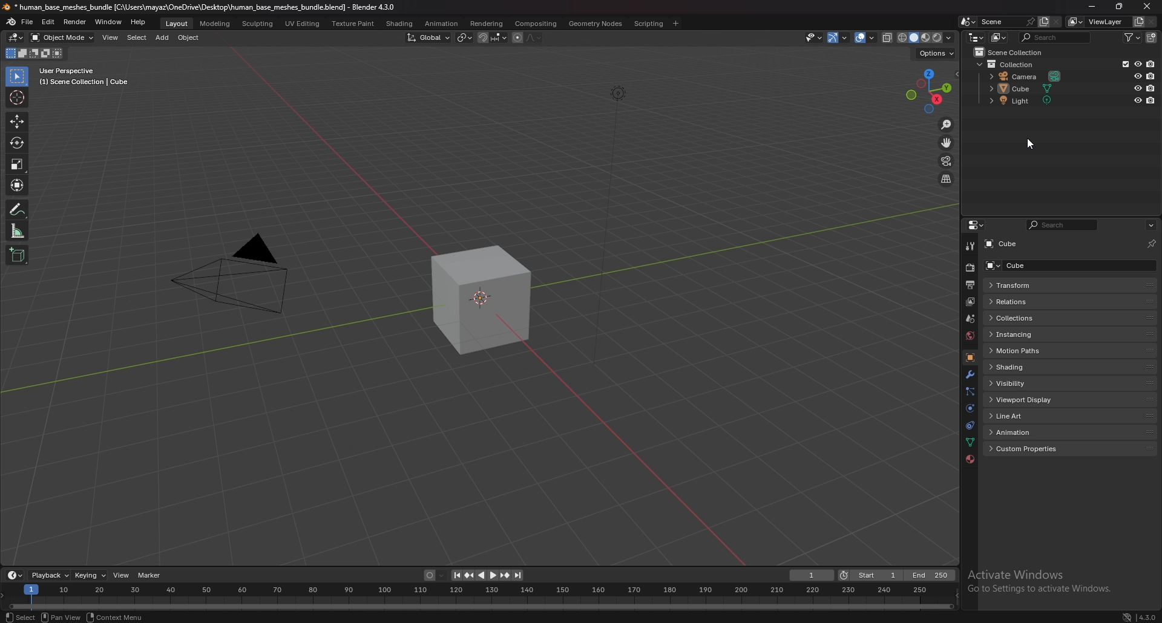 This screenshot has width=1162, height=623. I want to click on viewport display, so click(1032, 400).